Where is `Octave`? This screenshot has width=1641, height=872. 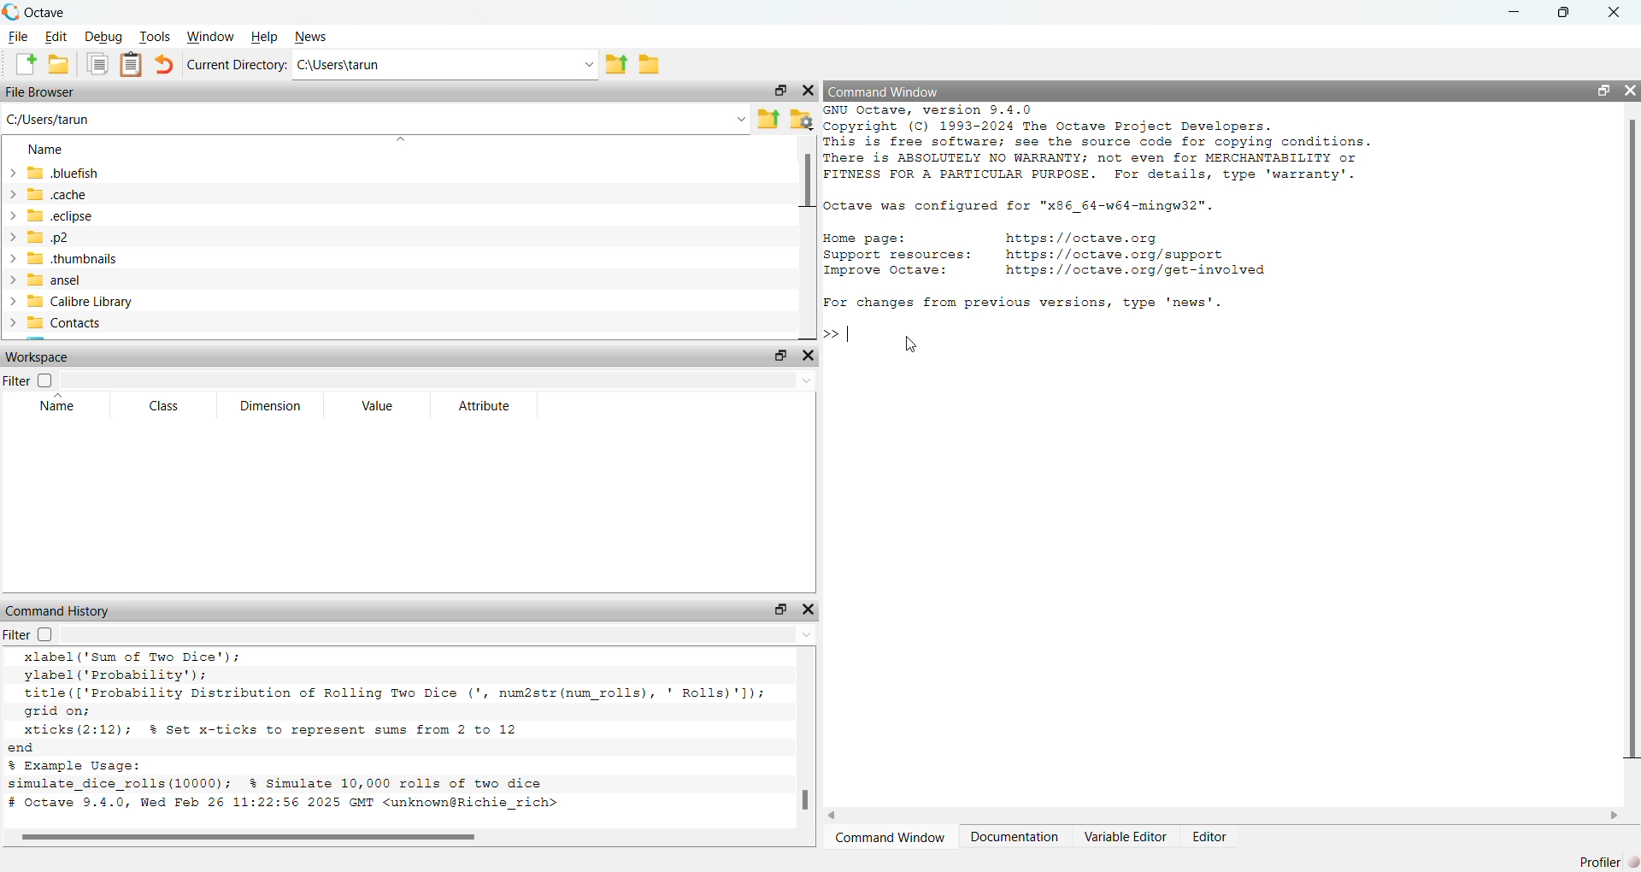
Octave is located at coordinates (36, 10).